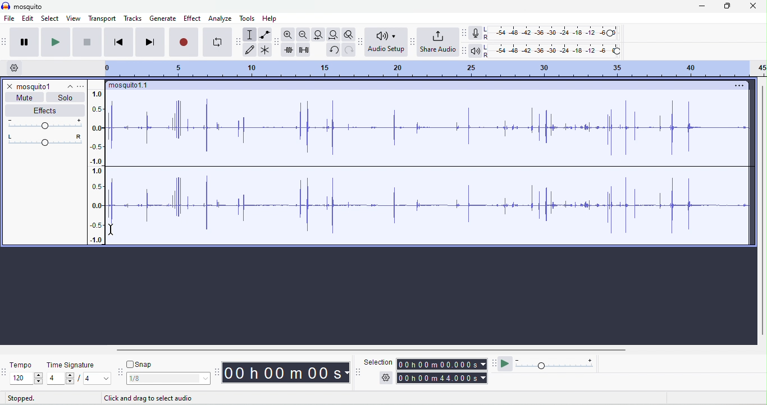 Image resolution: width=767 pixels, height=405 pixels. Describe the element at coordinates (249, 35) in the screenshot. I see `selection` at that location.